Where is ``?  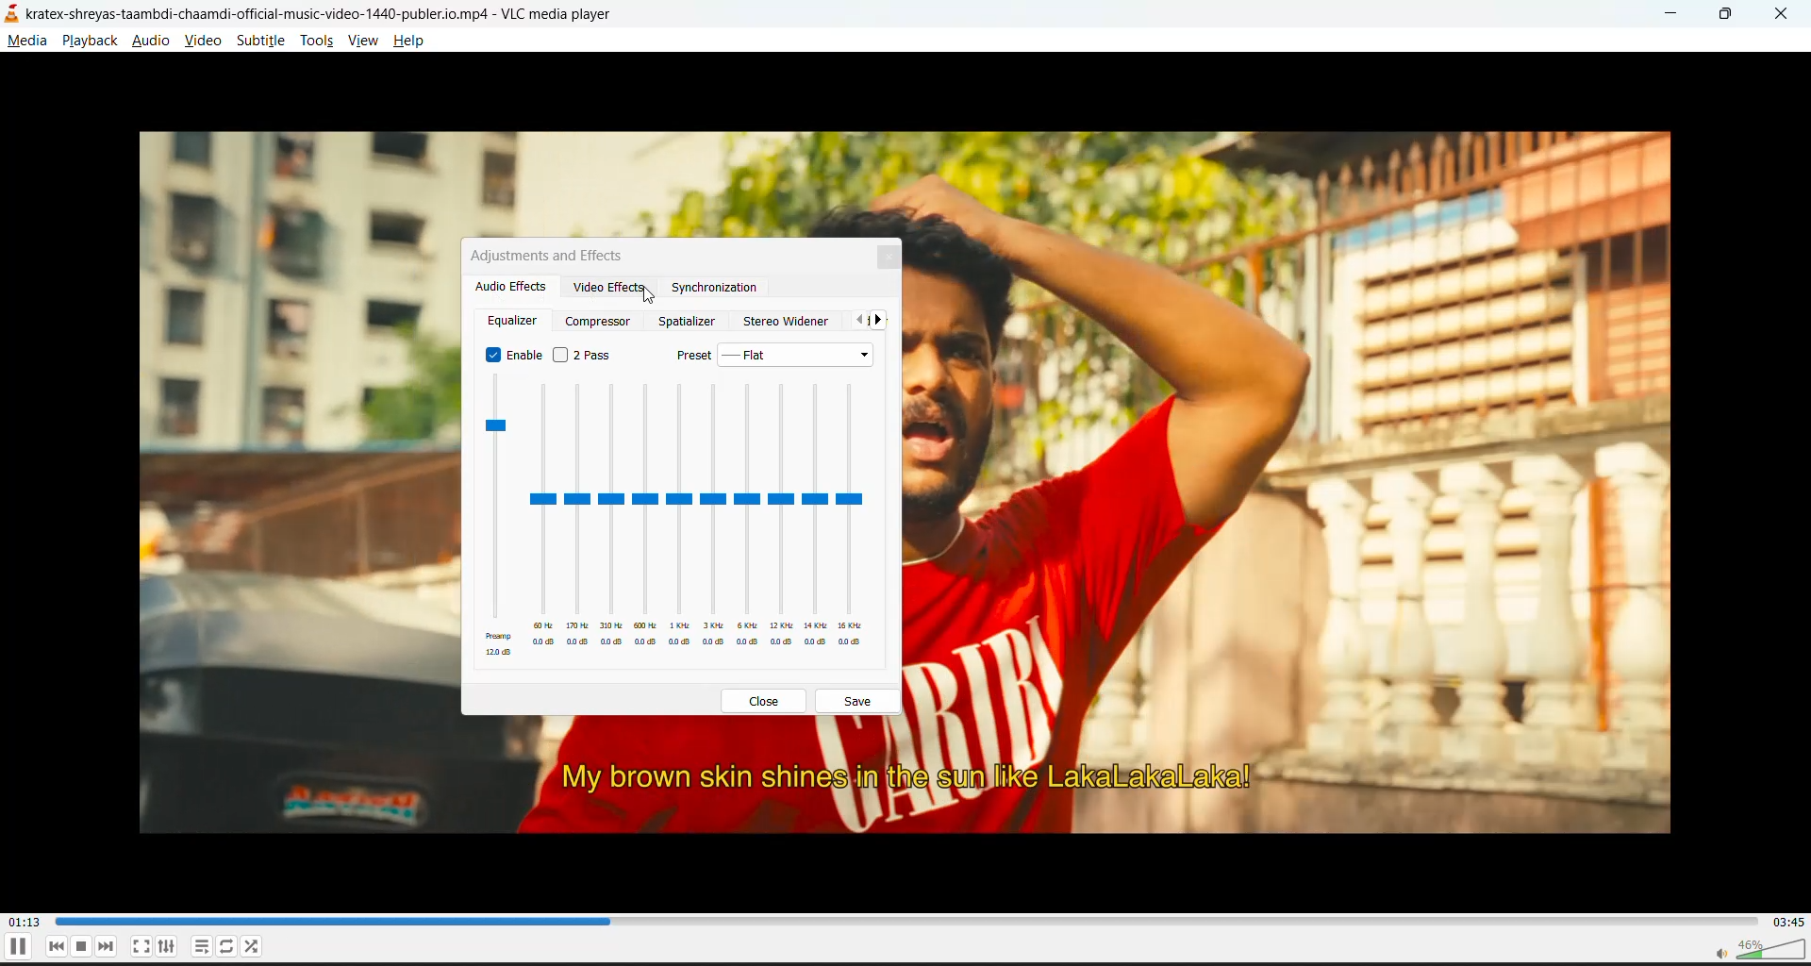
 is located at coordinates (579, 528).